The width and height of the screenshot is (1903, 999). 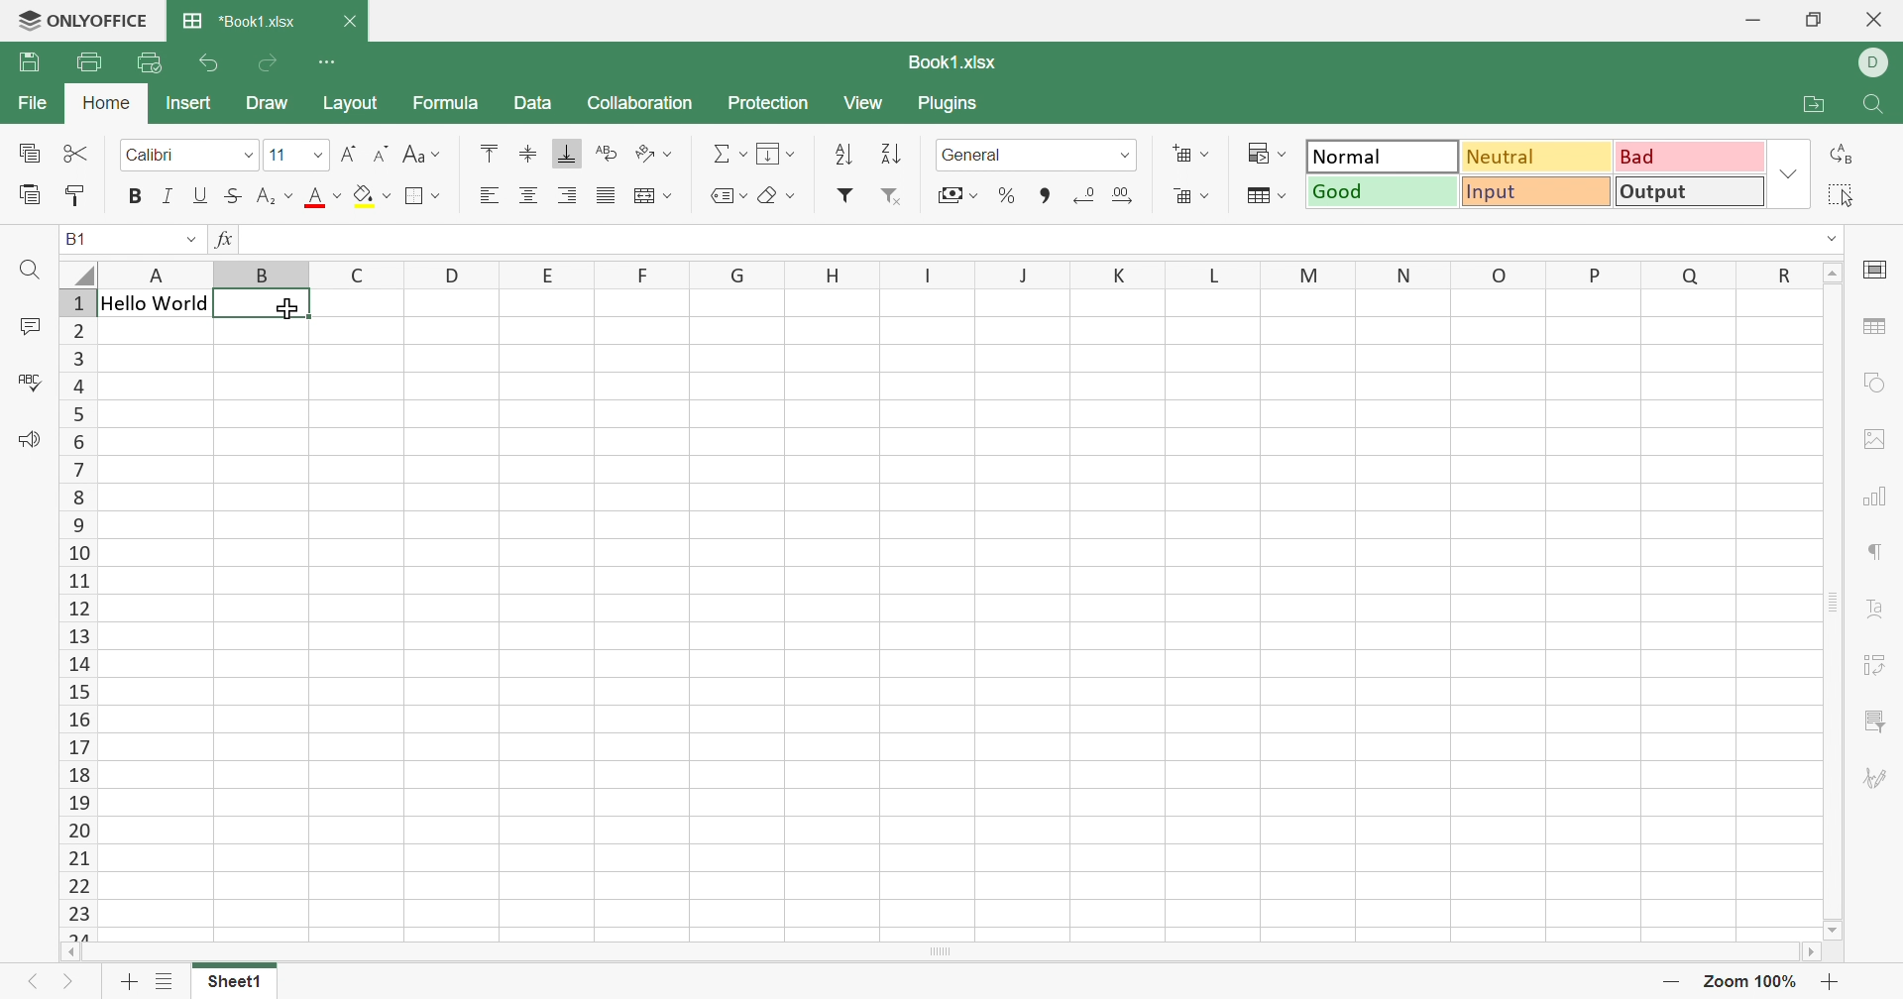 I want to click on Quick print, so click(x=153, y=62).